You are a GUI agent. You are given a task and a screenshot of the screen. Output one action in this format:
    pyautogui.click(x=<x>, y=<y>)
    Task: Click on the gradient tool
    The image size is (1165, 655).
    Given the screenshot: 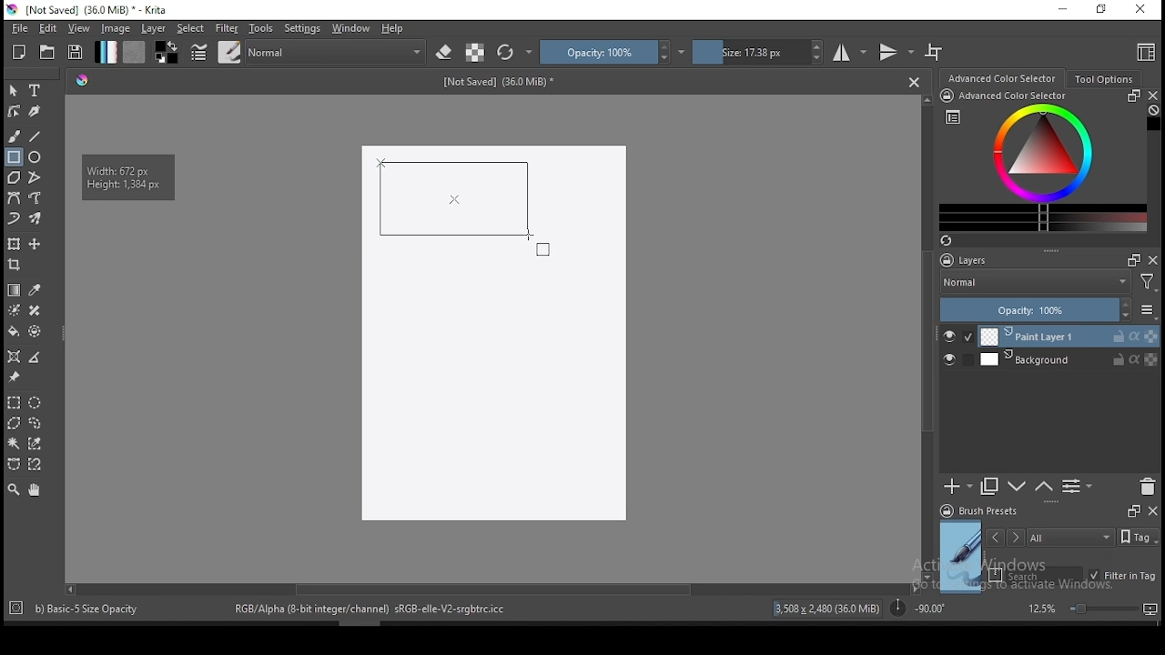 What is the action you would take?
    pyautogui.click(x=15, y=290)
    